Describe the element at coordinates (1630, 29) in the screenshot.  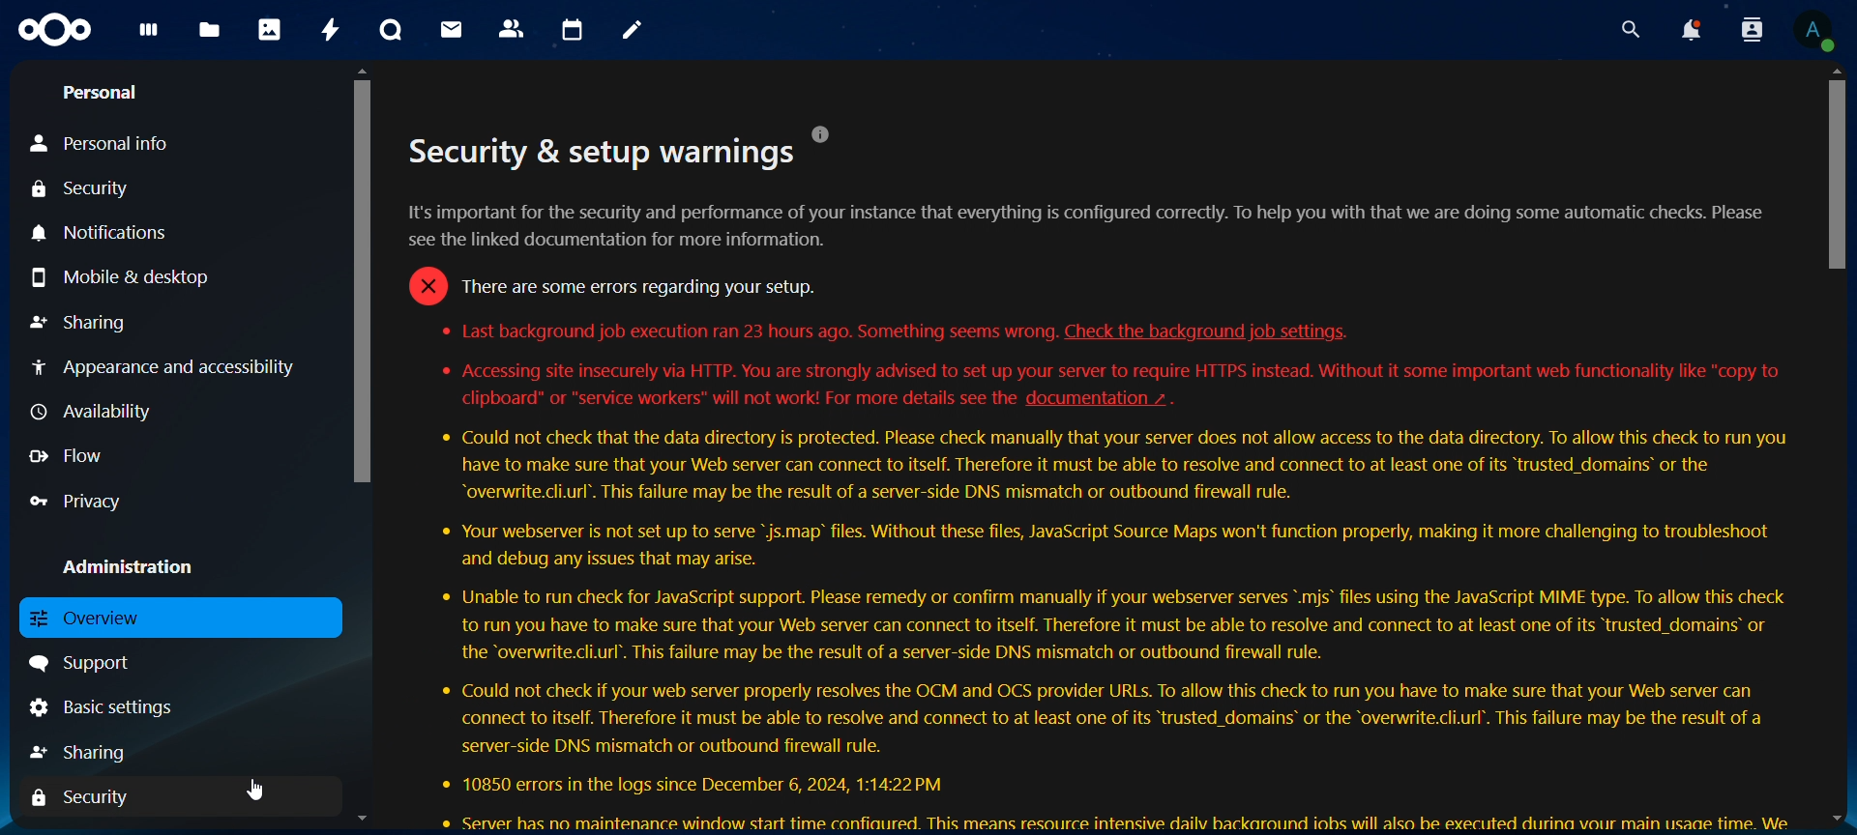
I see `search` at that location.